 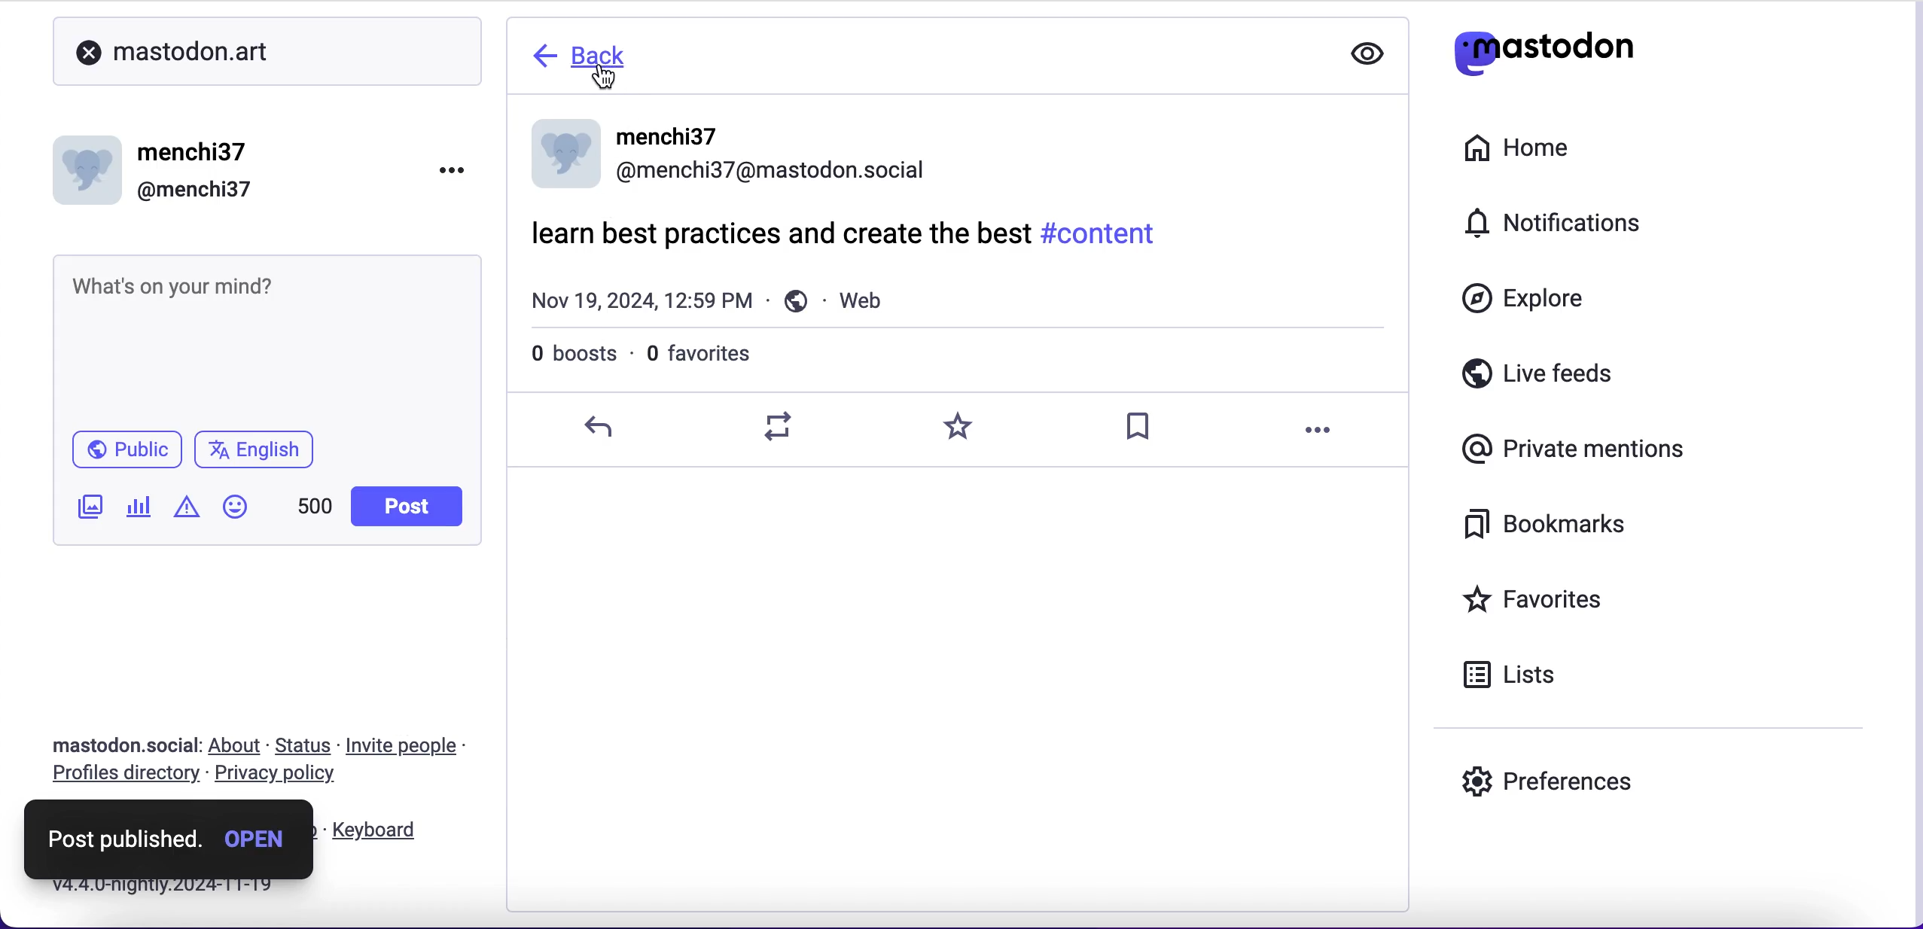 I want to click on post, so click(x=782, y=234).